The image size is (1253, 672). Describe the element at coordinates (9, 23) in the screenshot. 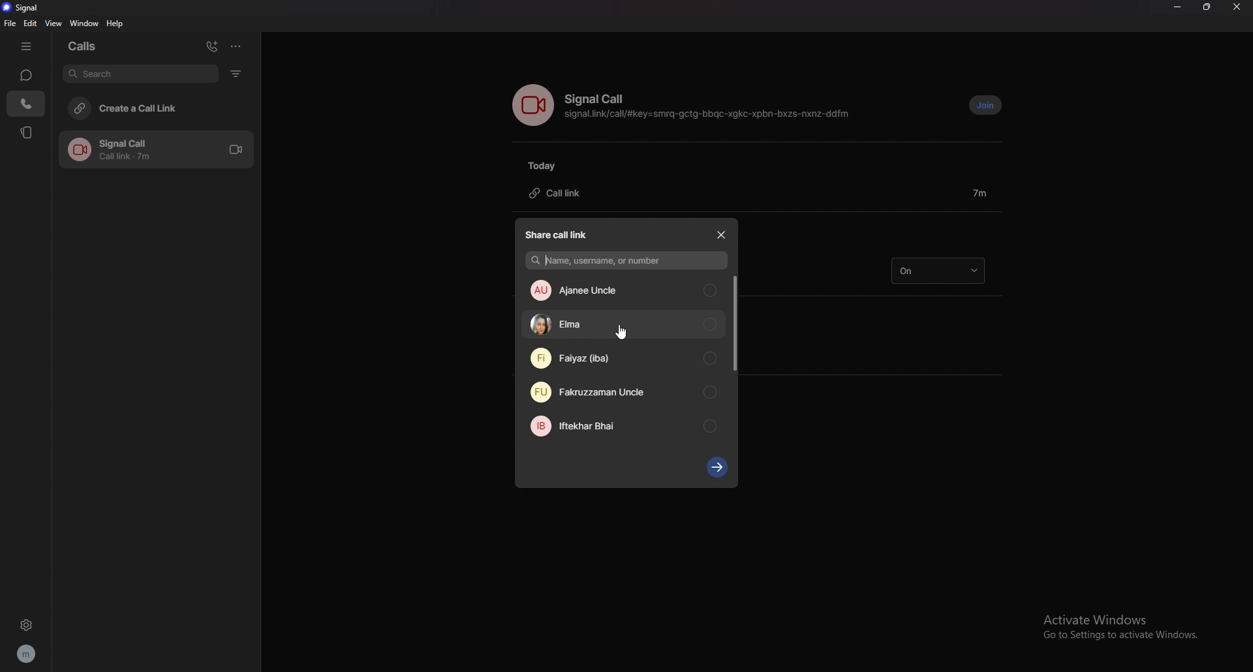

I see `file` at that location.